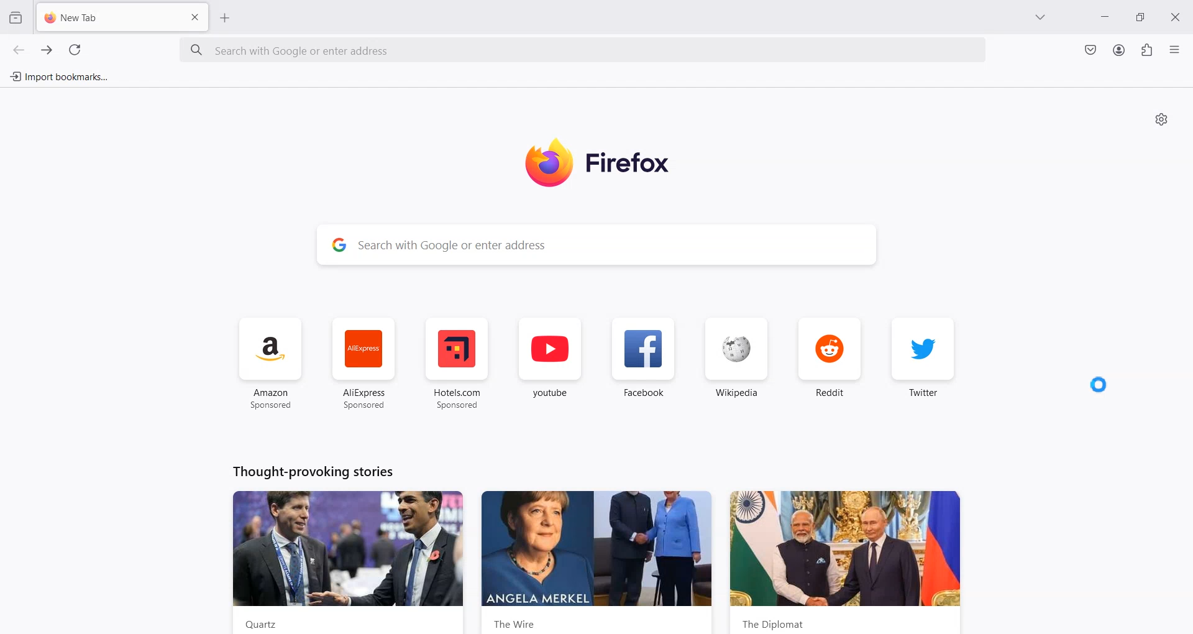 The height and width of the screenshot is (634, 1193). I want to click on Import bookmarks, so click(59, 76).